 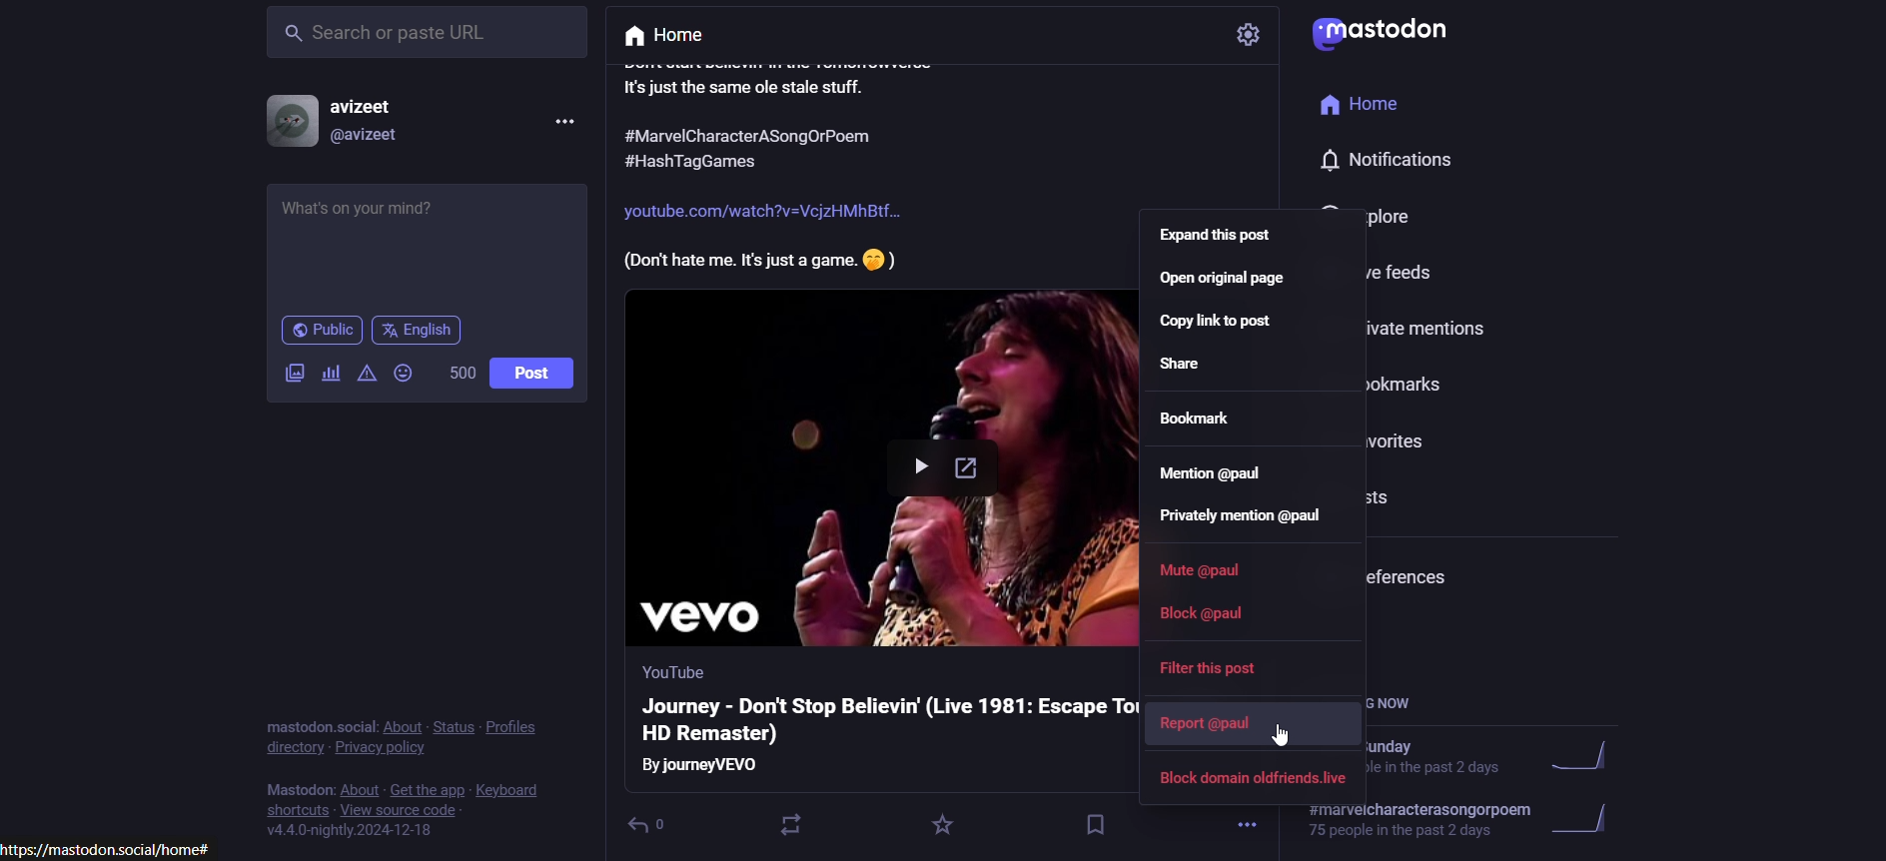 I want to click on block user, so click(x=1206, y=621).